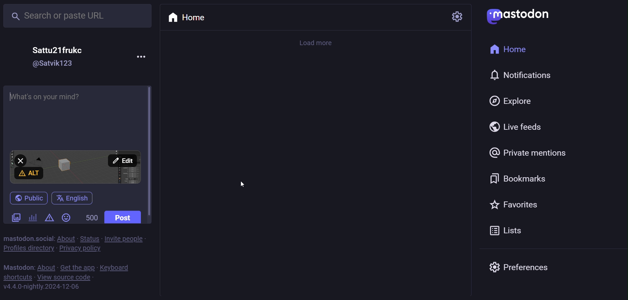 This screenshot has height=300, width=628. Describe the element at coordinates (125, 218) in the screenshot. I see `post` at that location.